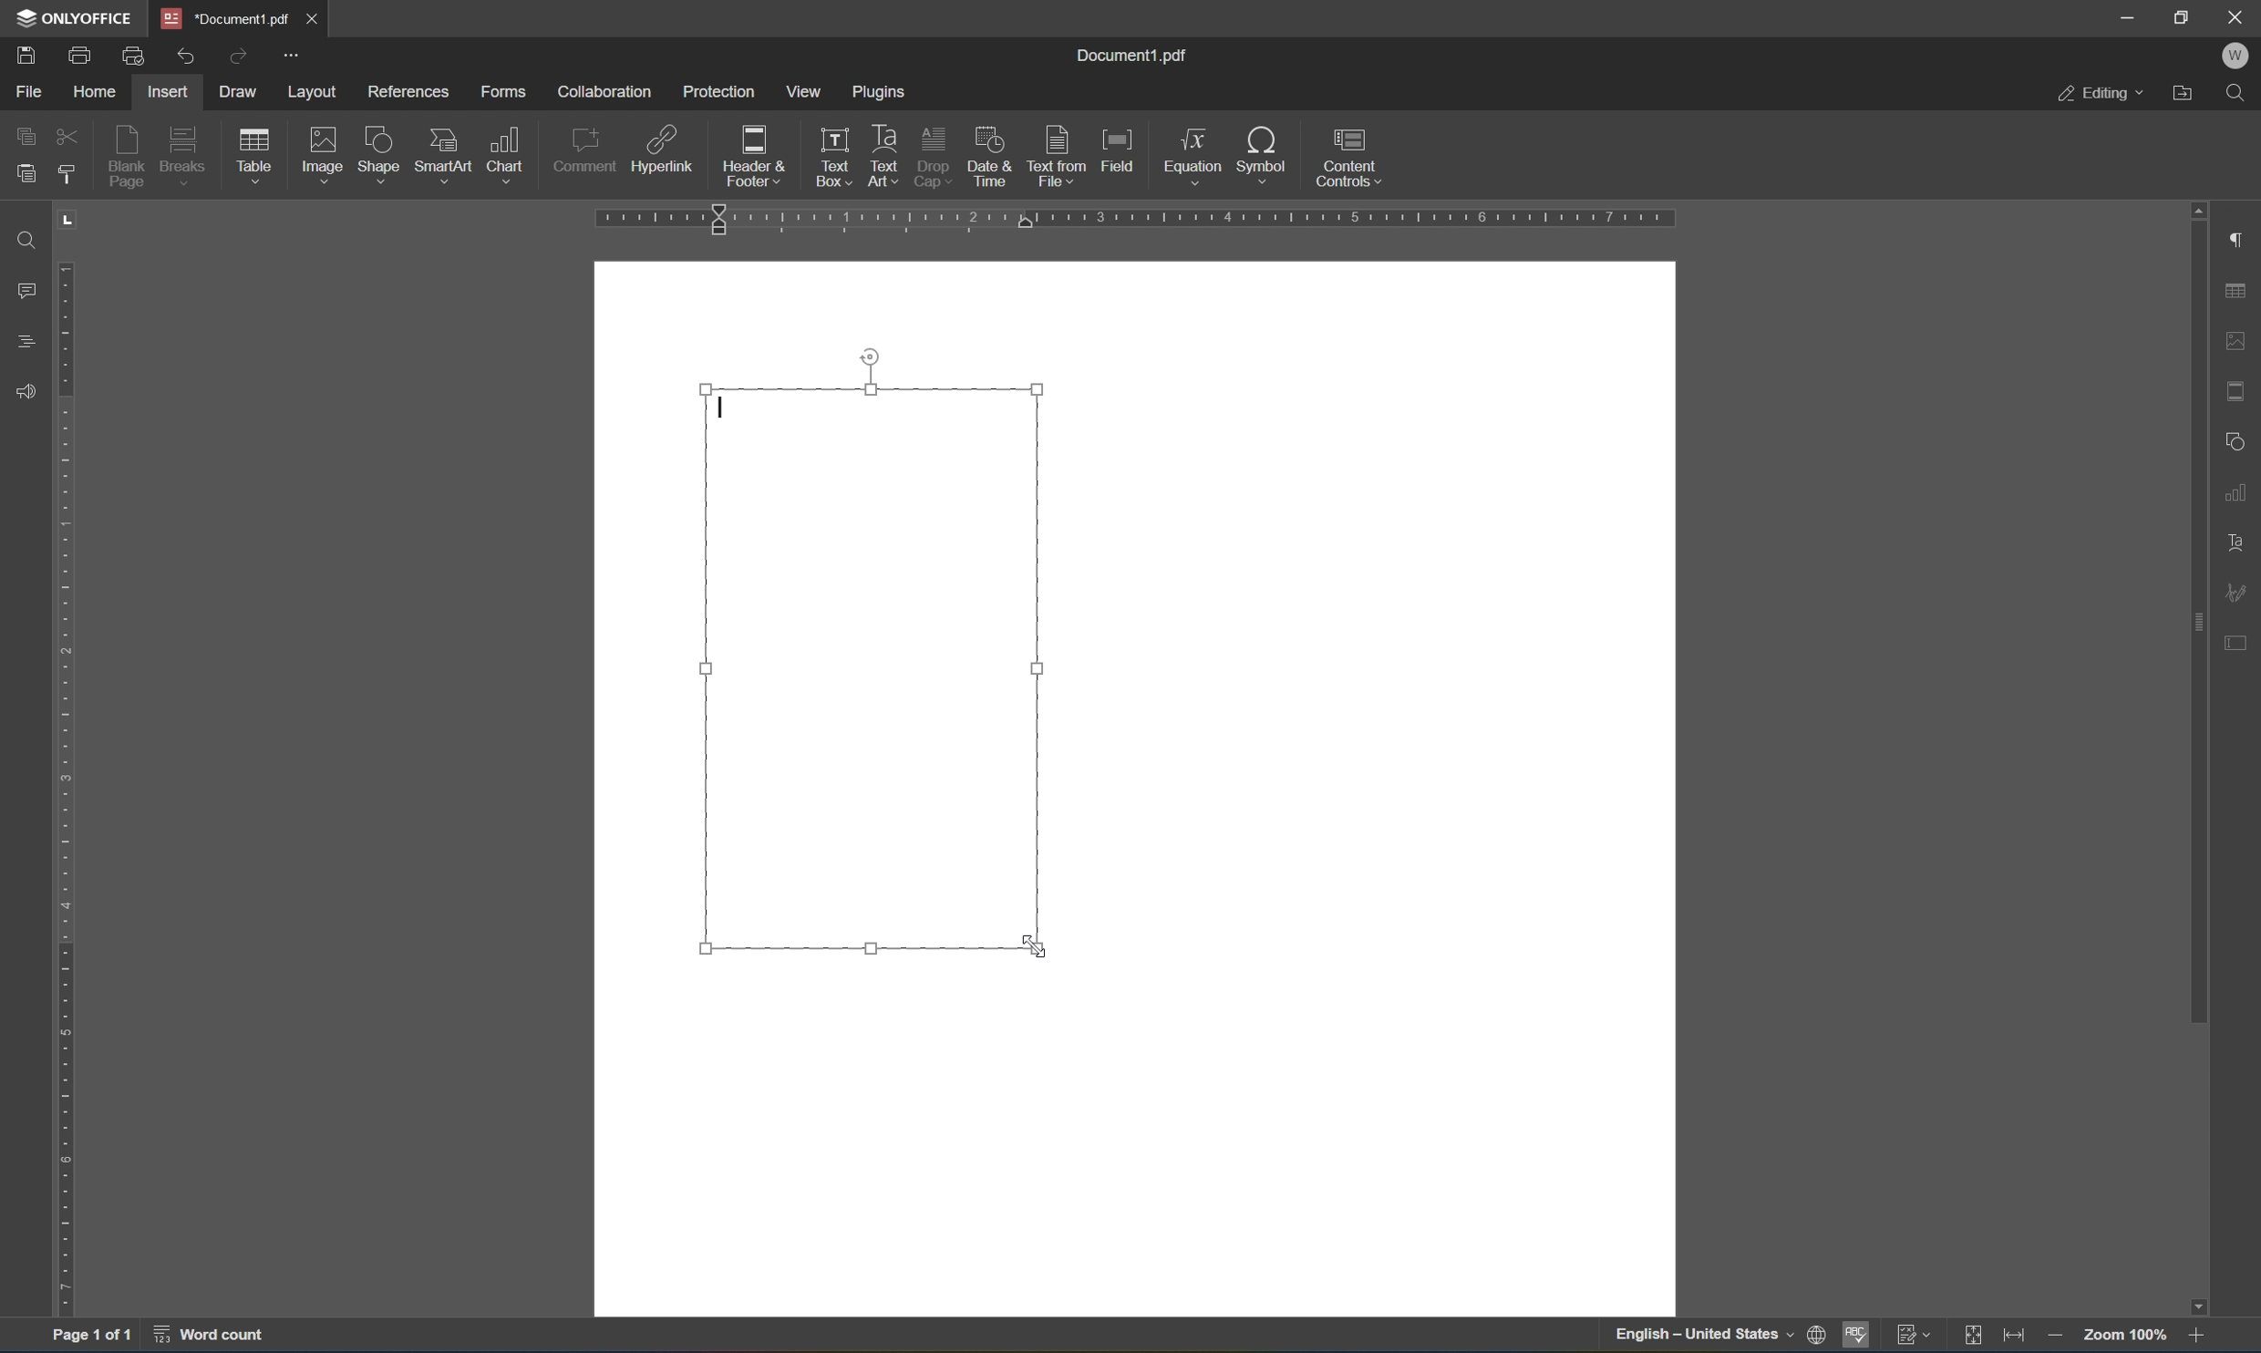  Describe the element at coordinates (2101, 95) in the screenshot. I see `Editing` at that location.